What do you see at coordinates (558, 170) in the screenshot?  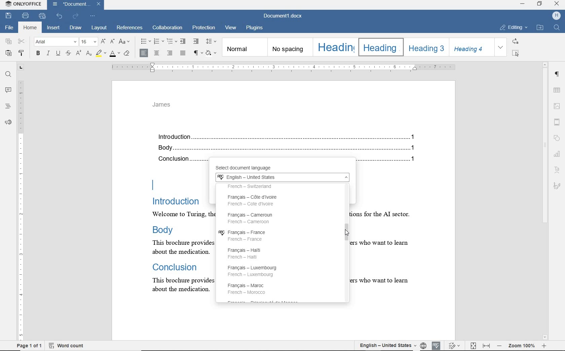 I see `Text Art` at bounding box center [558, 170].